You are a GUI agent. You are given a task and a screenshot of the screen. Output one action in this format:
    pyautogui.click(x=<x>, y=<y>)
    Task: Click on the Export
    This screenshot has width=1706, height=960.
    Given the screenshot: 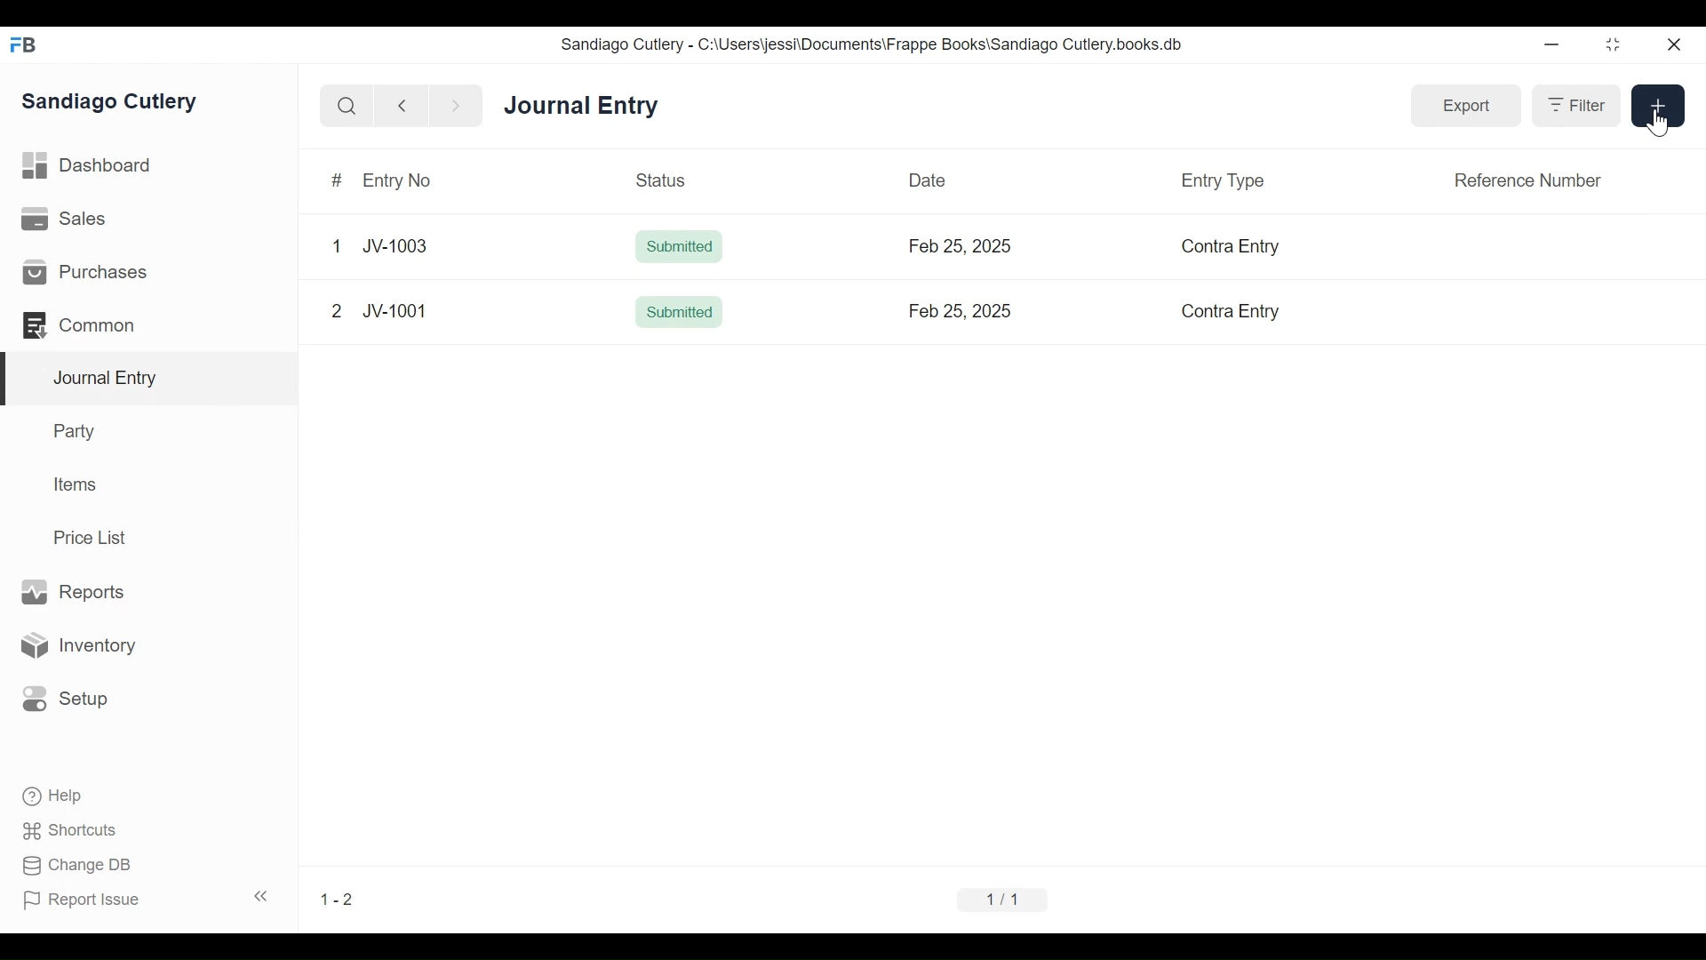 What is the action you would take?
    pyautogui.click(x=1469, y=108)
    